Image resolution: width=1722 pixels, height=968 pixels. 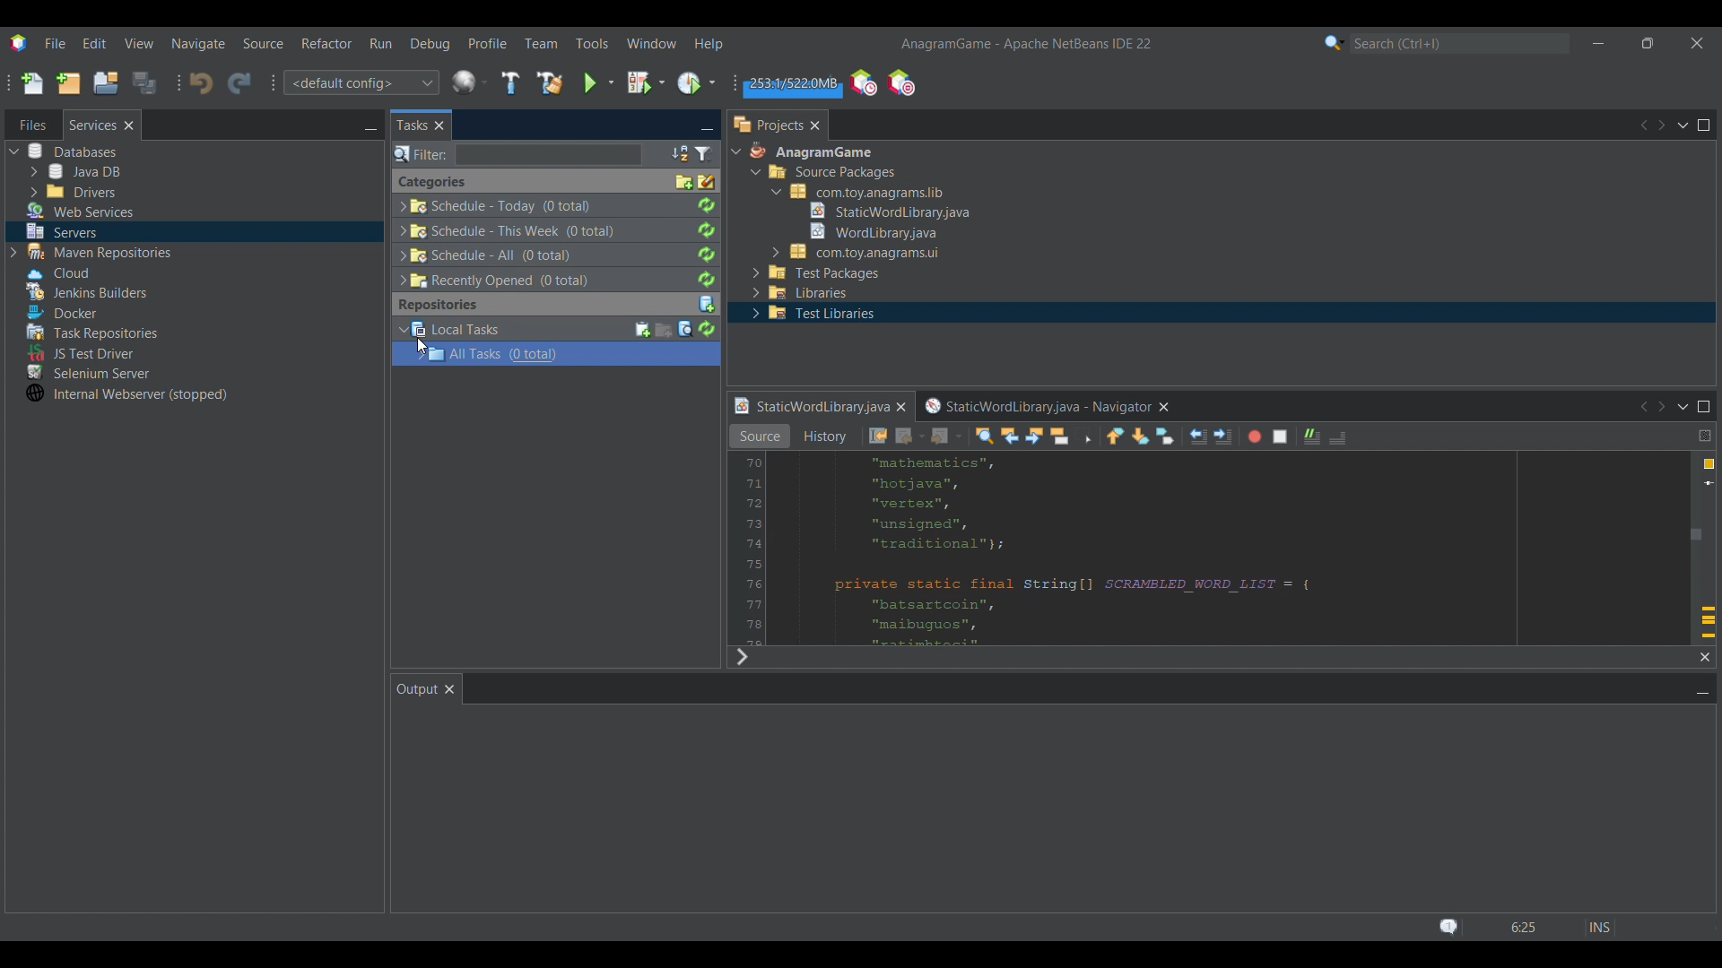 I want to click on Run menu, so click(x=380, y=43).